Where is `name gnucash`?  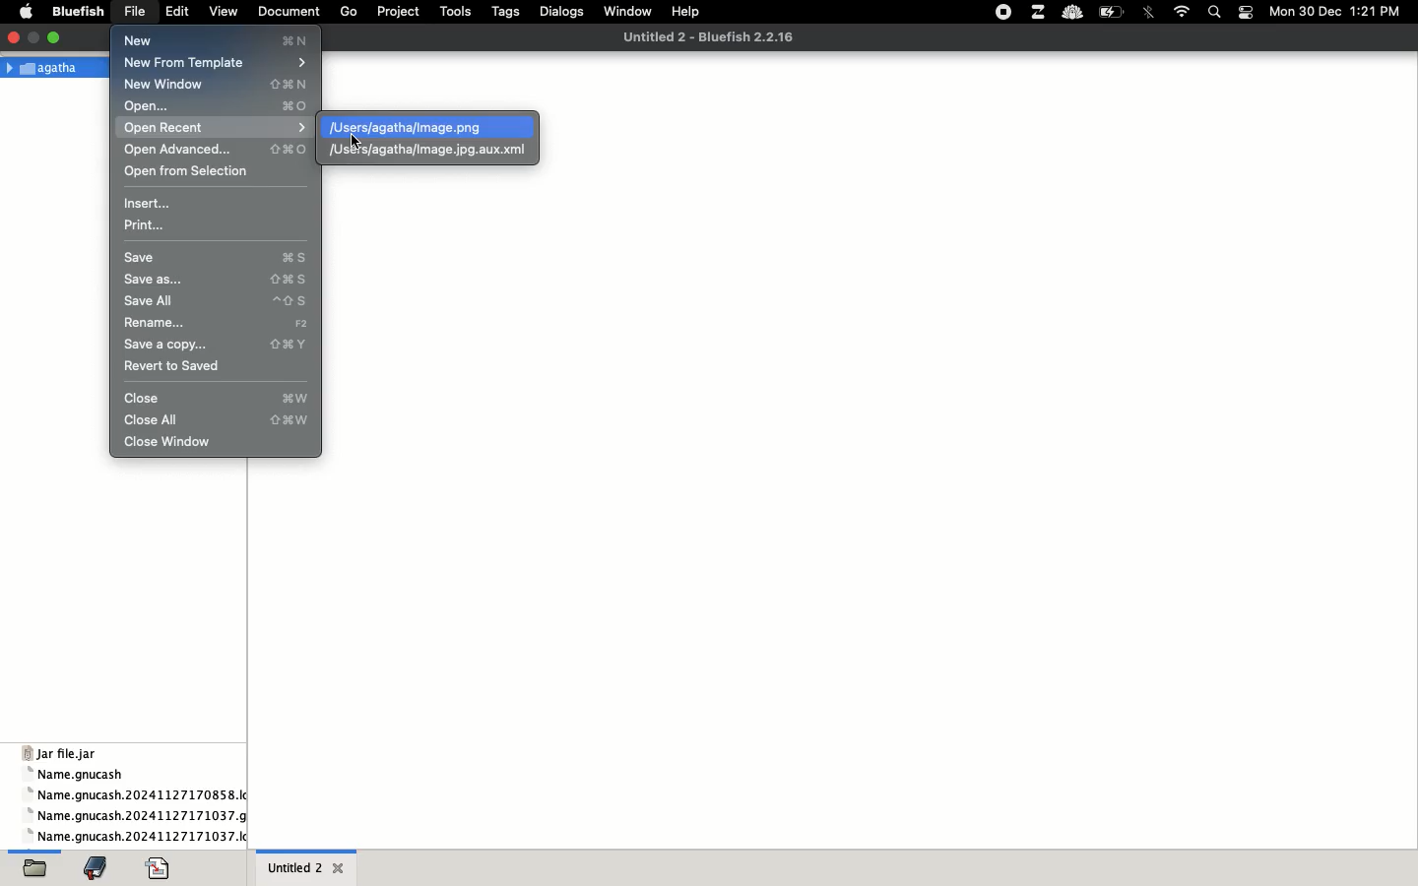 name gnucash is located at coordinates (137, 795).